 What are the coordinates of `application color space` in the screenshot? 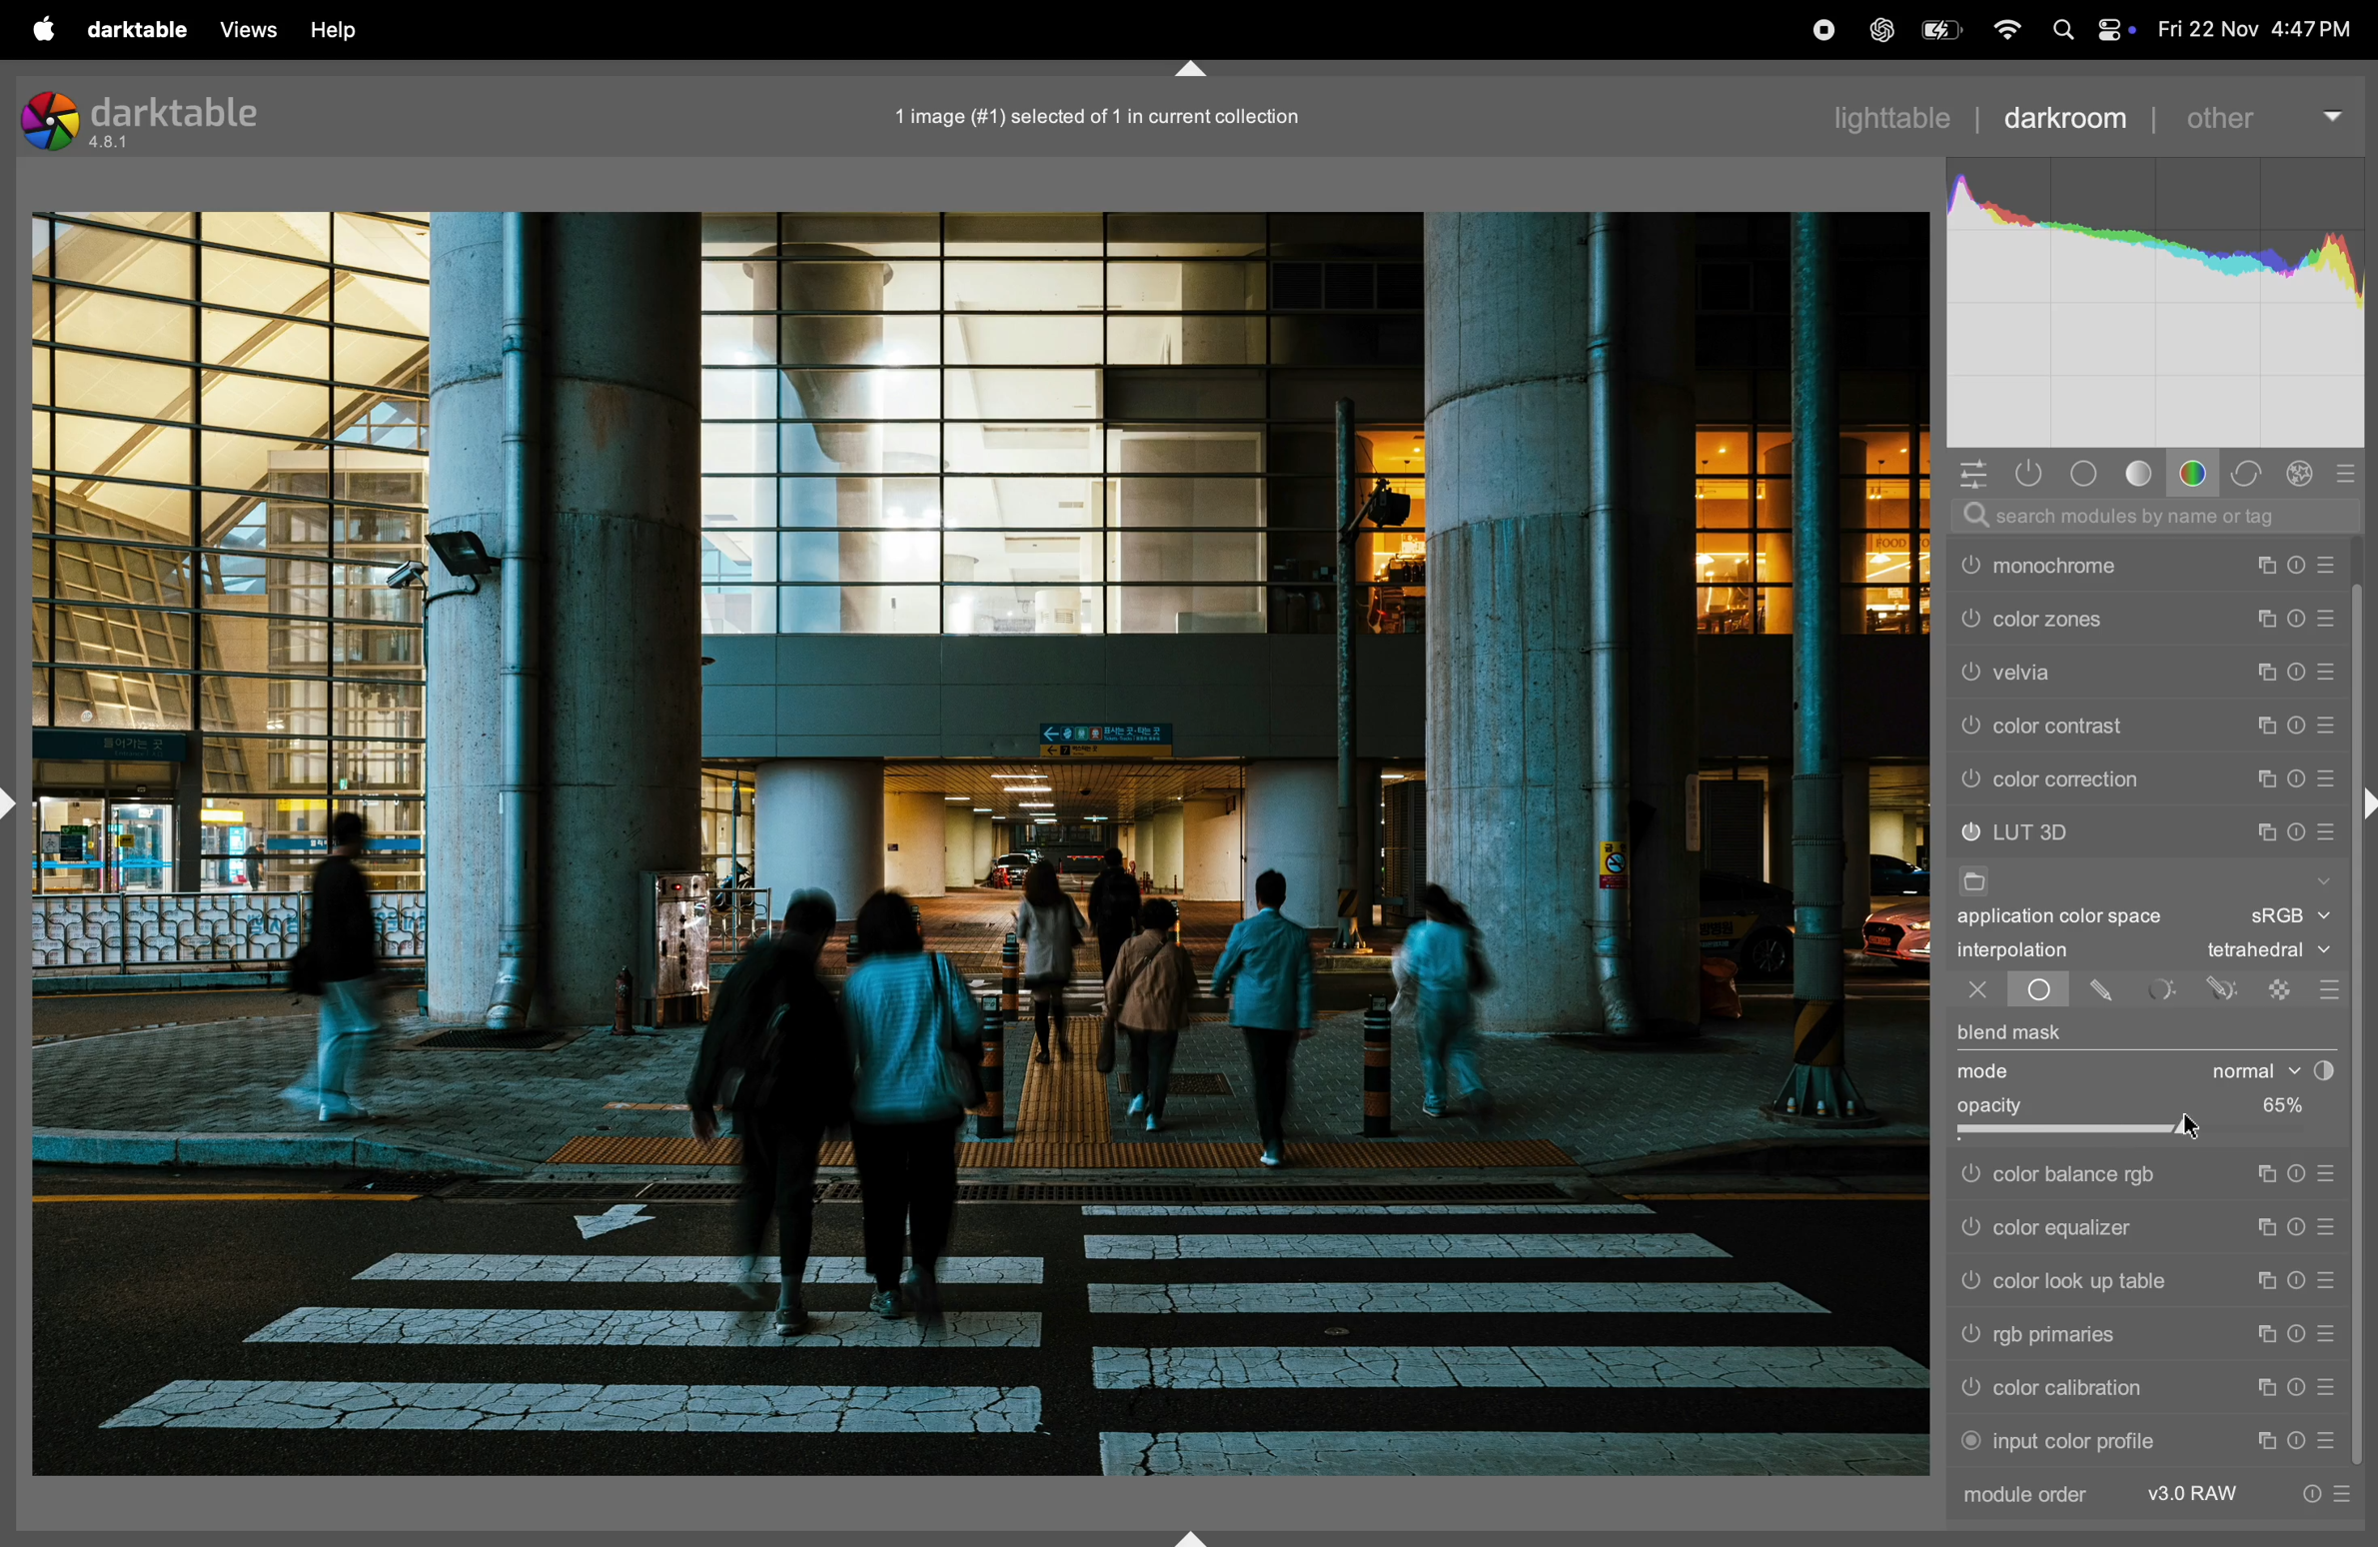 It's located at (2077, 919).